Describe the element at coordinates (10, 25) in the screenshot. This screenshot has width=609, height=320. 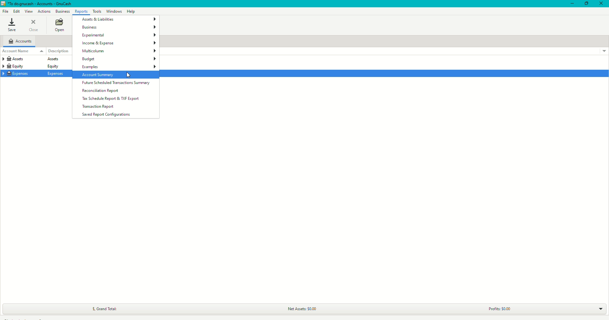
I see `Save` at that location.